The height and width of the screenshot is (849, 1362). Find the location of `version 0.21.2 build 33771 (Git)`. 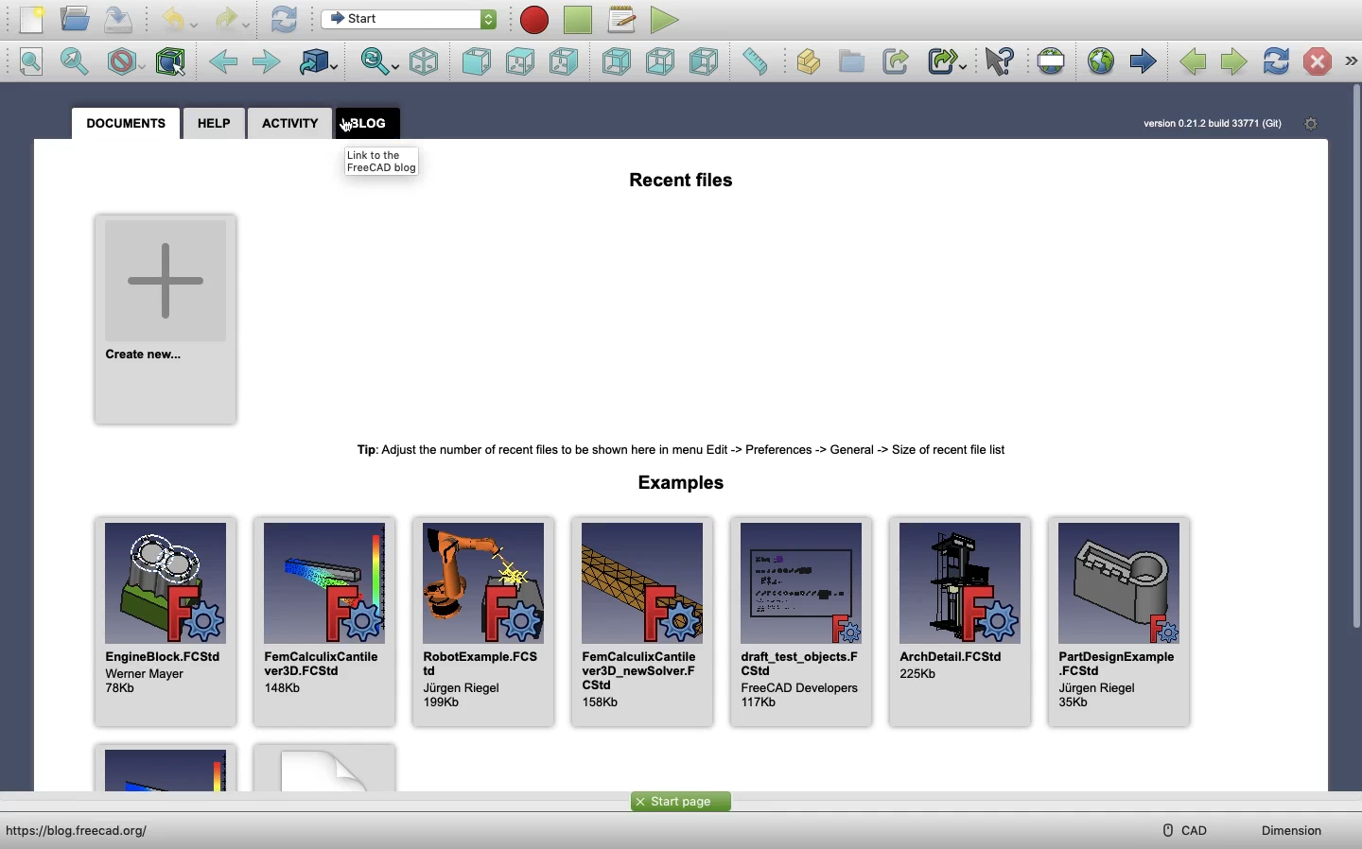

version 0.21.2 build 33771 (Git) is located at coordinates (1209, 130).